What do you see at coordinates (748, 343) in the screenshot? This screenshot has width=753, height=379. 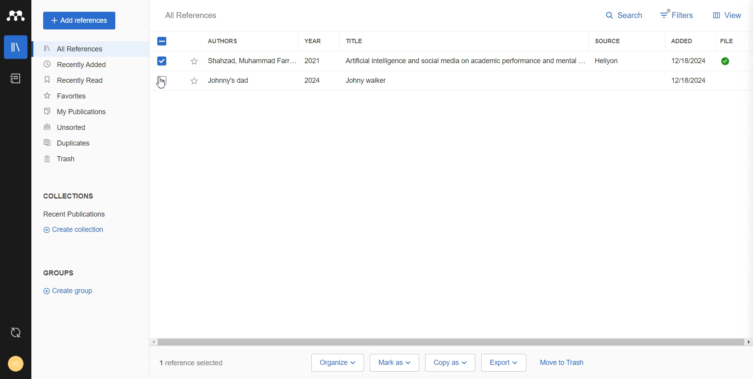 I see `scroll right` at bounding box center [748, 343].